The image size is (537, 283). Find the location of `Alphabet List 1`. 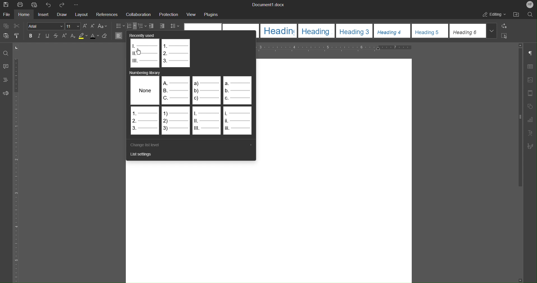

Alphabet List 1 is located at coordinates (176, 91).